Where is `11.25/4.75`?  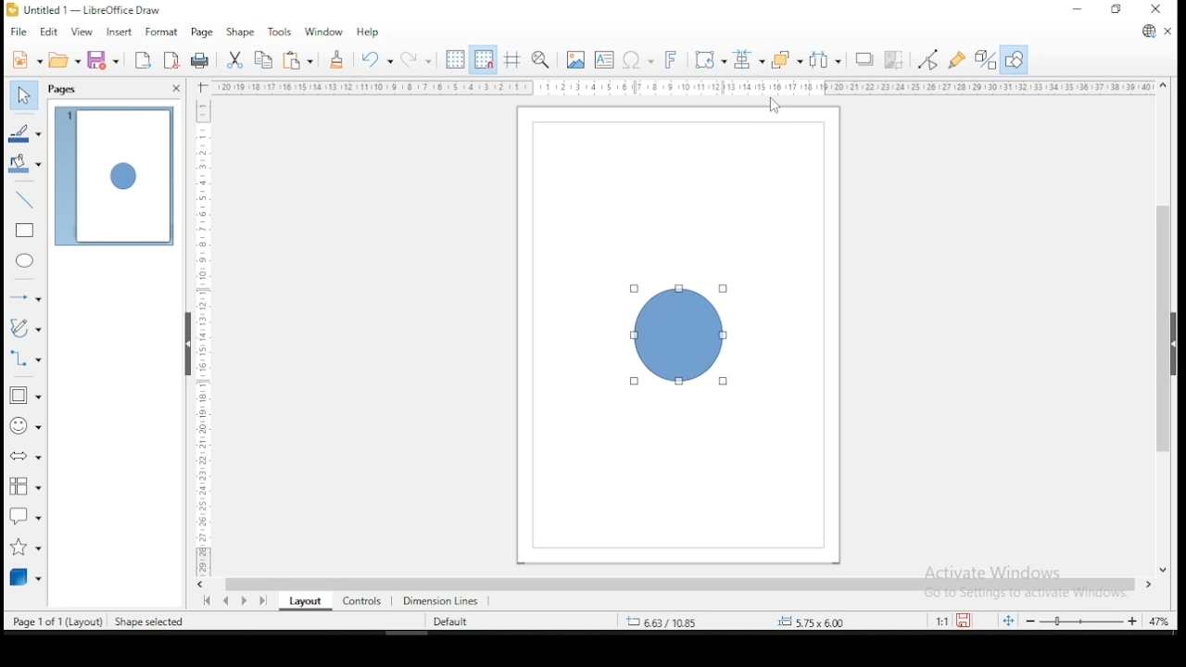
11.25/4.75 is located at coordinates (666, 621).